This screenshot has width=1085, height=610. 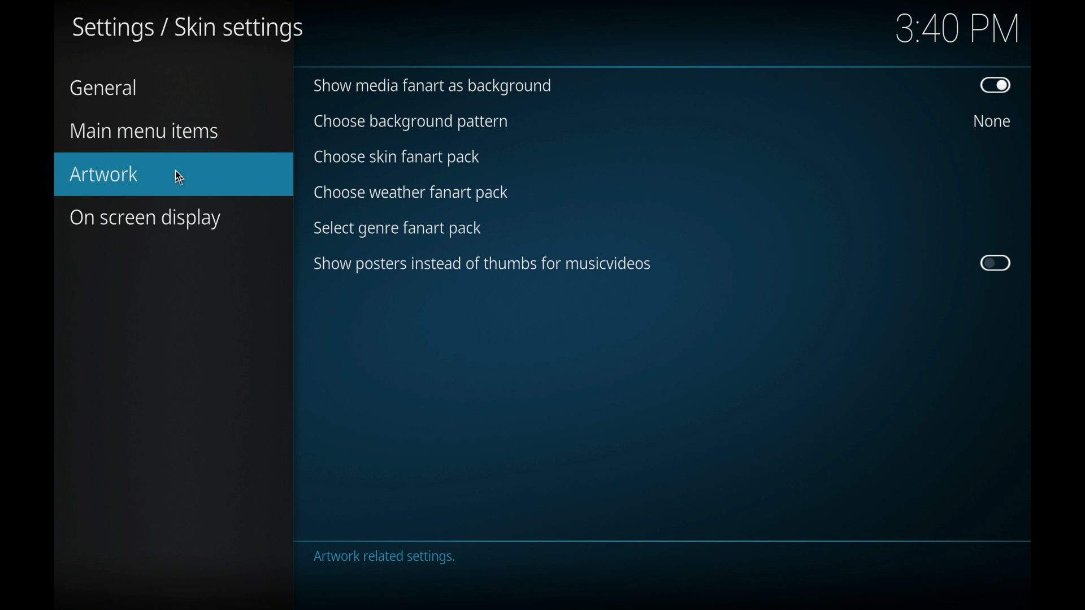 I want to click on cursor, so click(x=181, y=177).